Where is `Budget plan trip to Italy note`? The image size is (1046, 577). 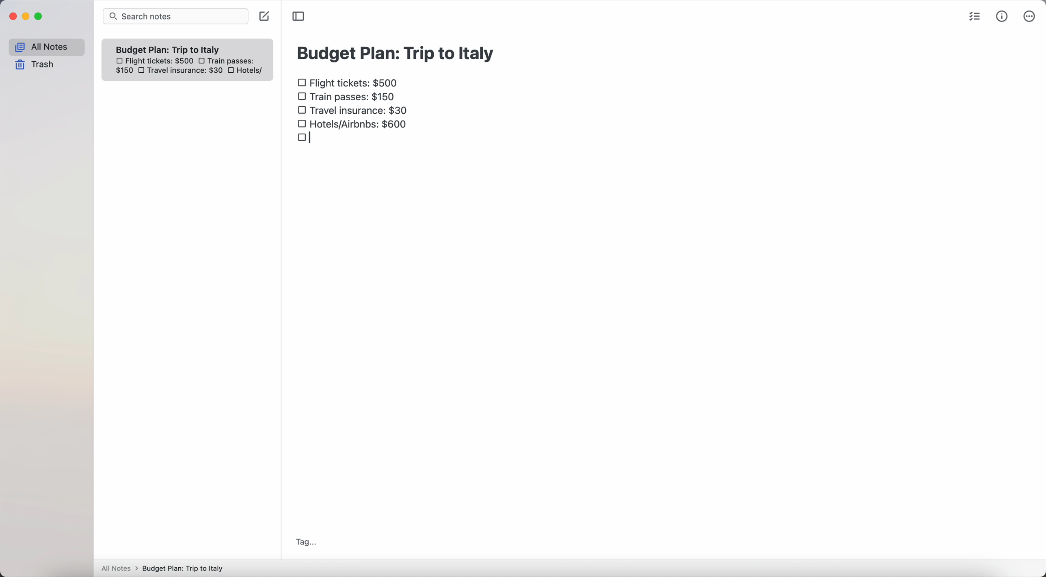 Budget plan trip to Italy note is located at coordinates (169, 49).